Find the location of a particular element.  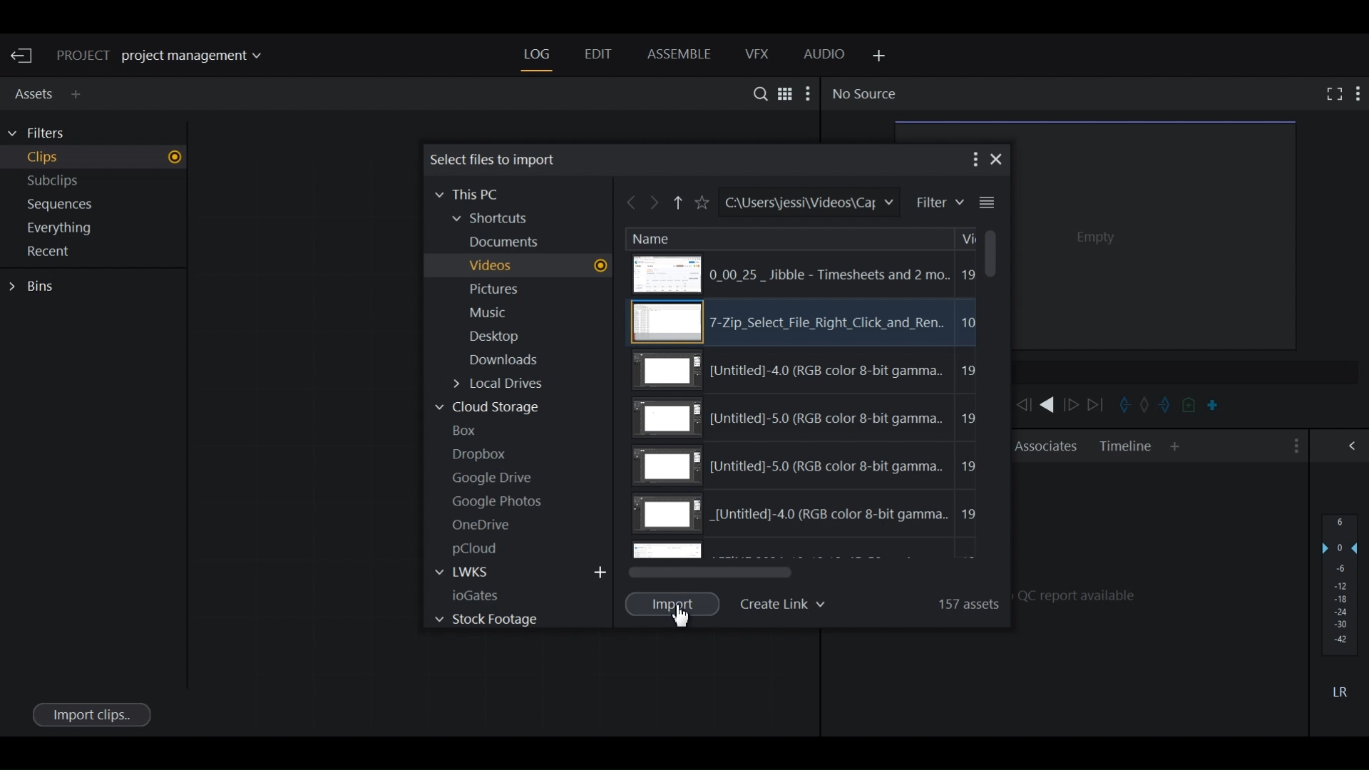

Mute is located at coordinates (1340, 691).